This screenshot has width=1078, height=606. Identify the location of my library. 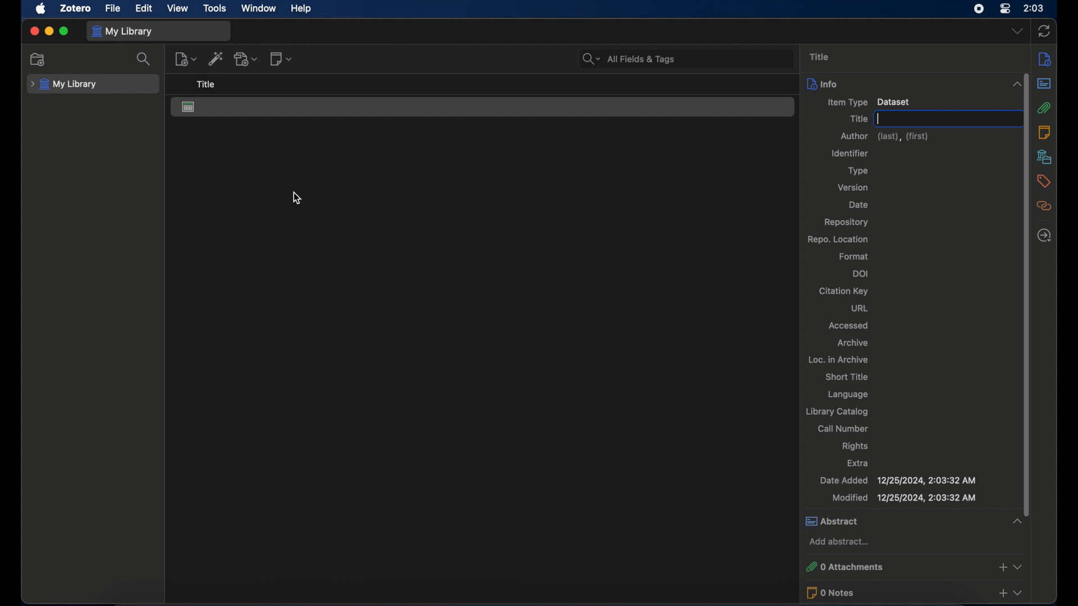
(64, 84).